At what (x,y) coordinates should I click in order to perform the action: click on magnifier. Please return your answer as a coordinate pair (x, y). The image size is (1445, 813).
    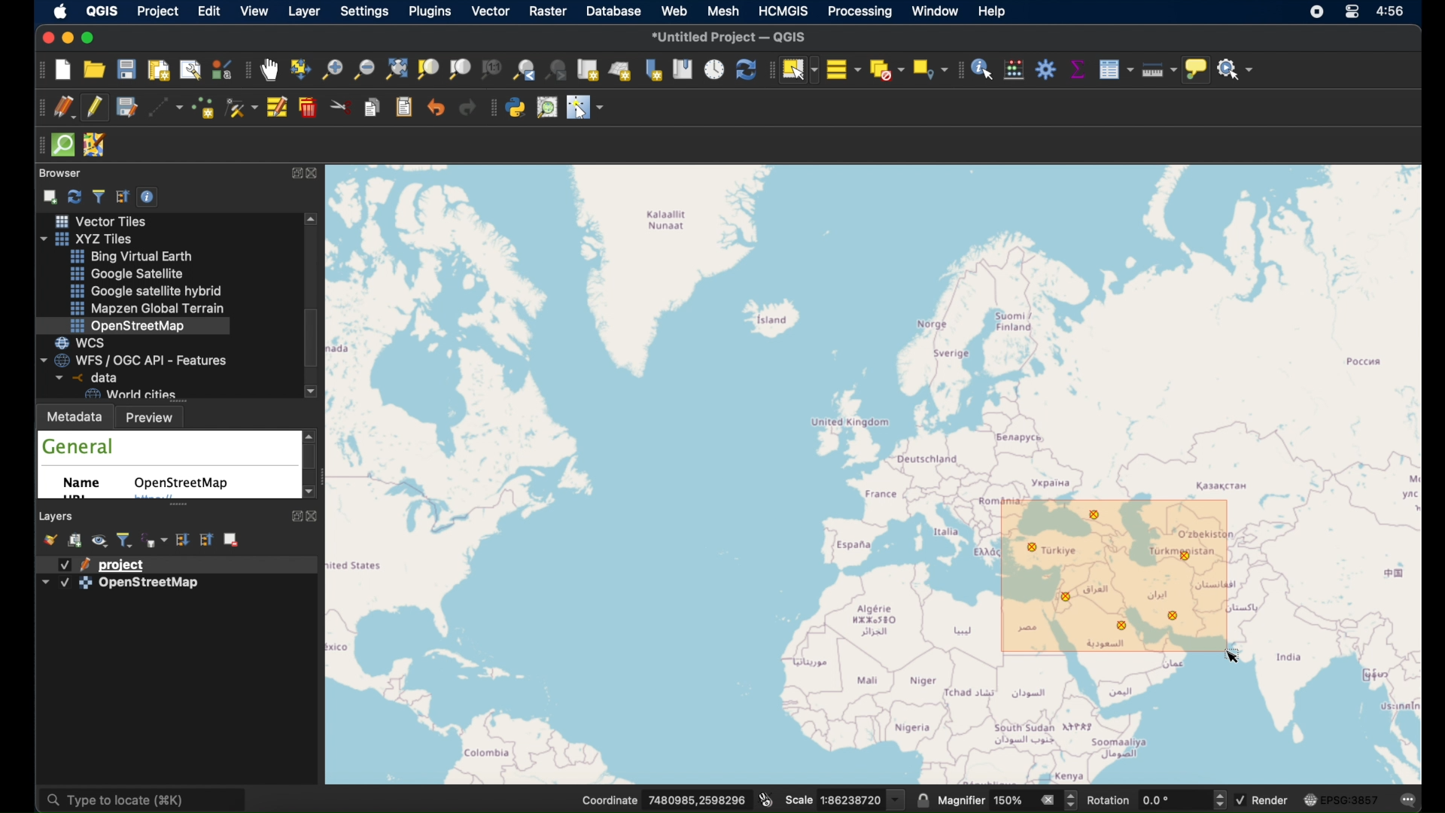
    Looking at the image, I should click on (961, 800).